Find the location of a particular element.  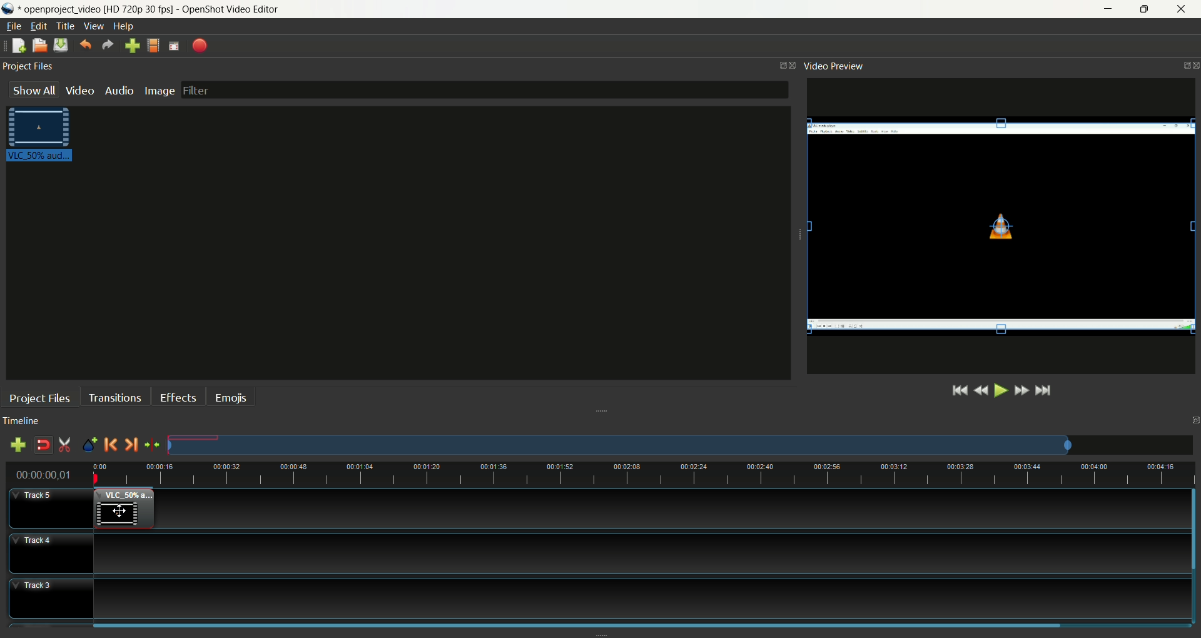

video clip is located at coordinates (126, 510).